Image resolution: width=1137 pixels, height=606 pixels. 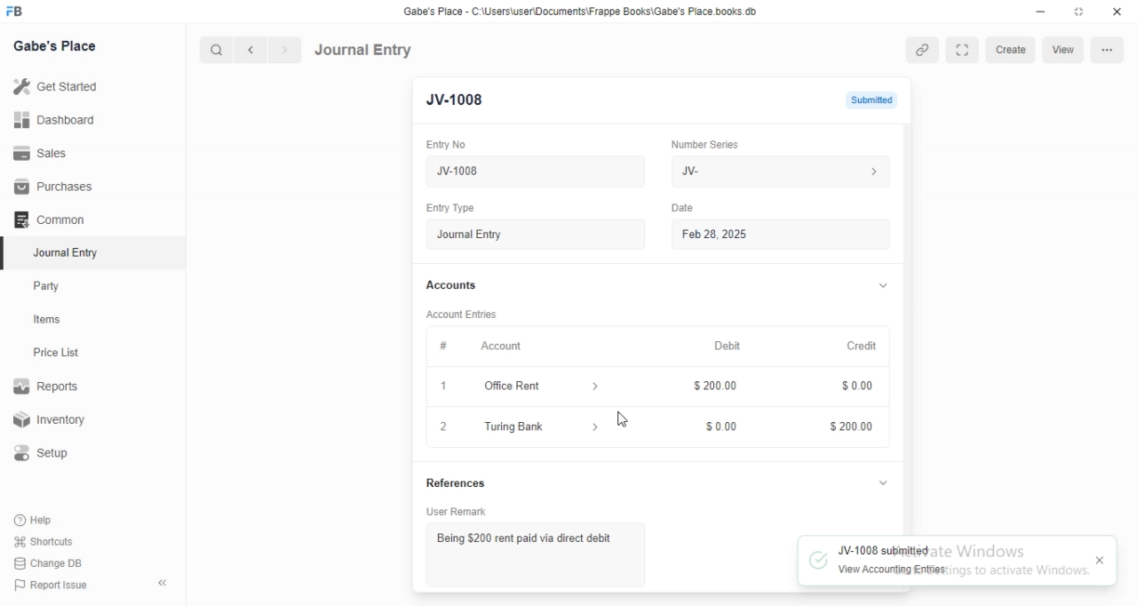 I want to click on search, so click(x=214, y=50).